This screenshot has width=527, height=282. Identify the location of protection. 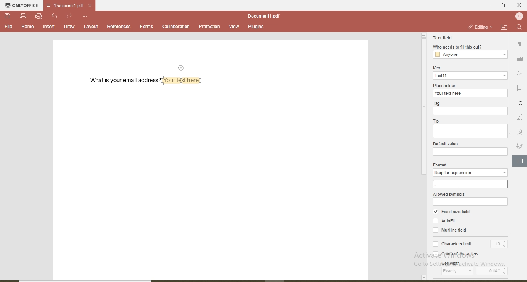
(209, 27).